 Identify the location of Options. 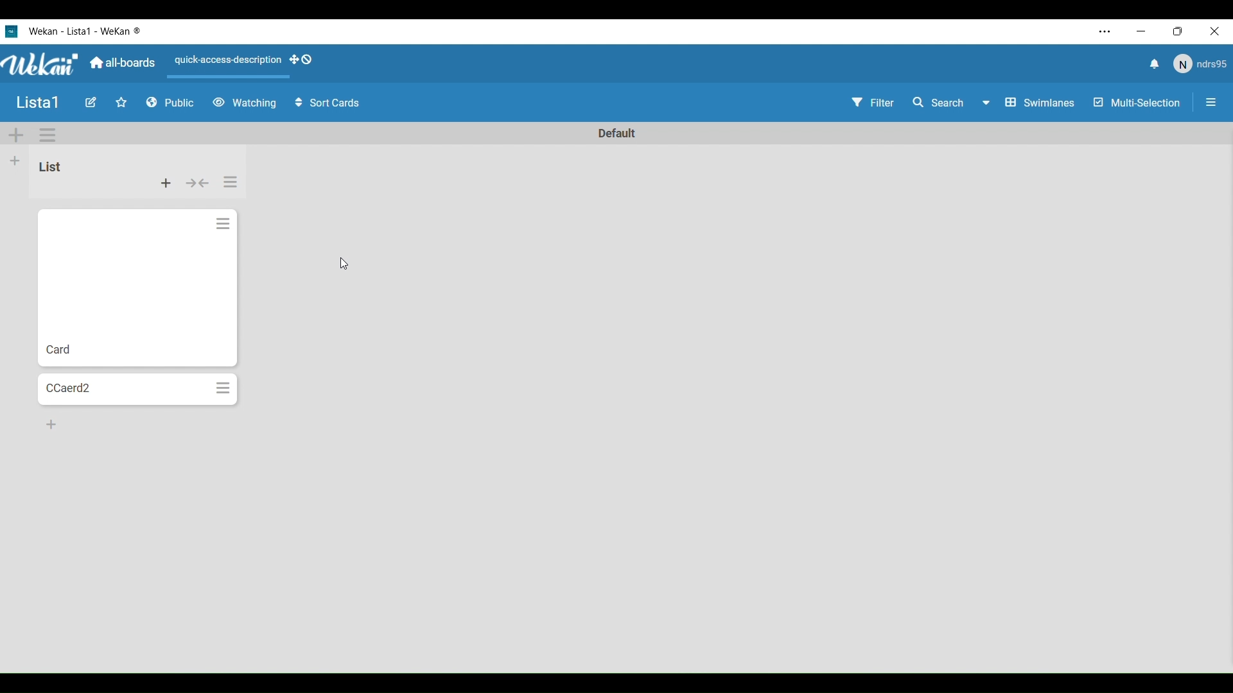
(48, 135).